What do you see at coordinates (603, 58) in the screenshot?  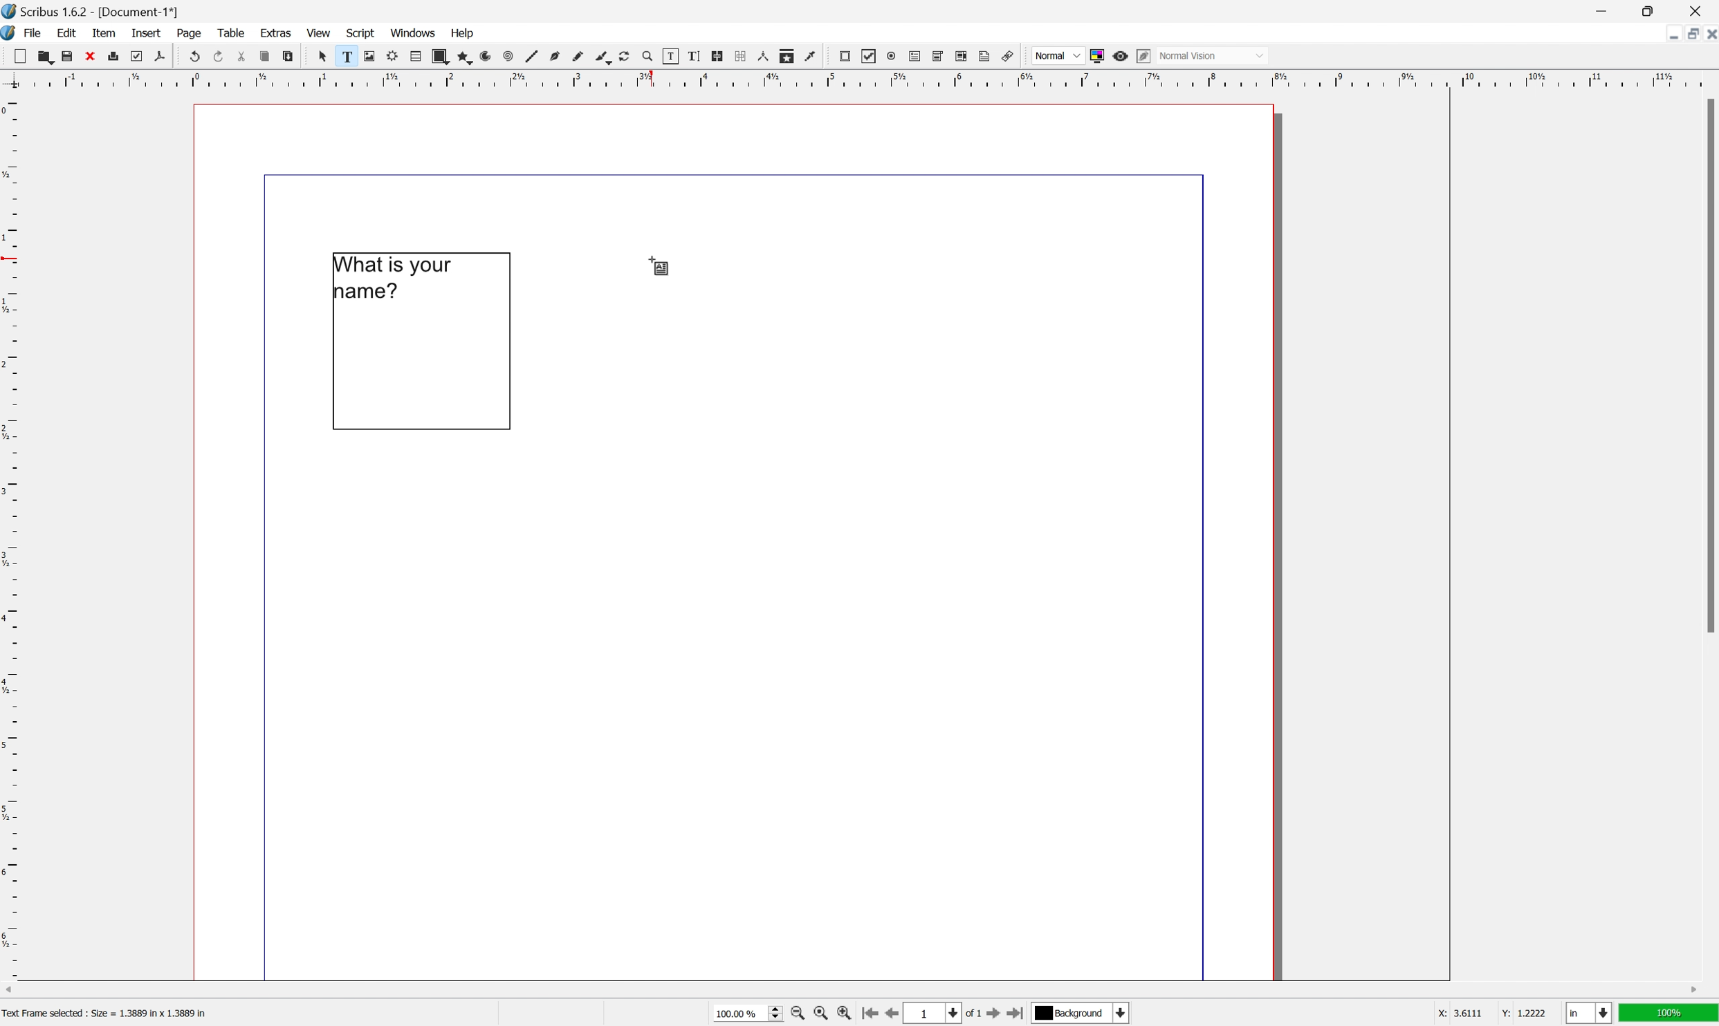 I see `bezier curve` at bounding box center [603, 58].